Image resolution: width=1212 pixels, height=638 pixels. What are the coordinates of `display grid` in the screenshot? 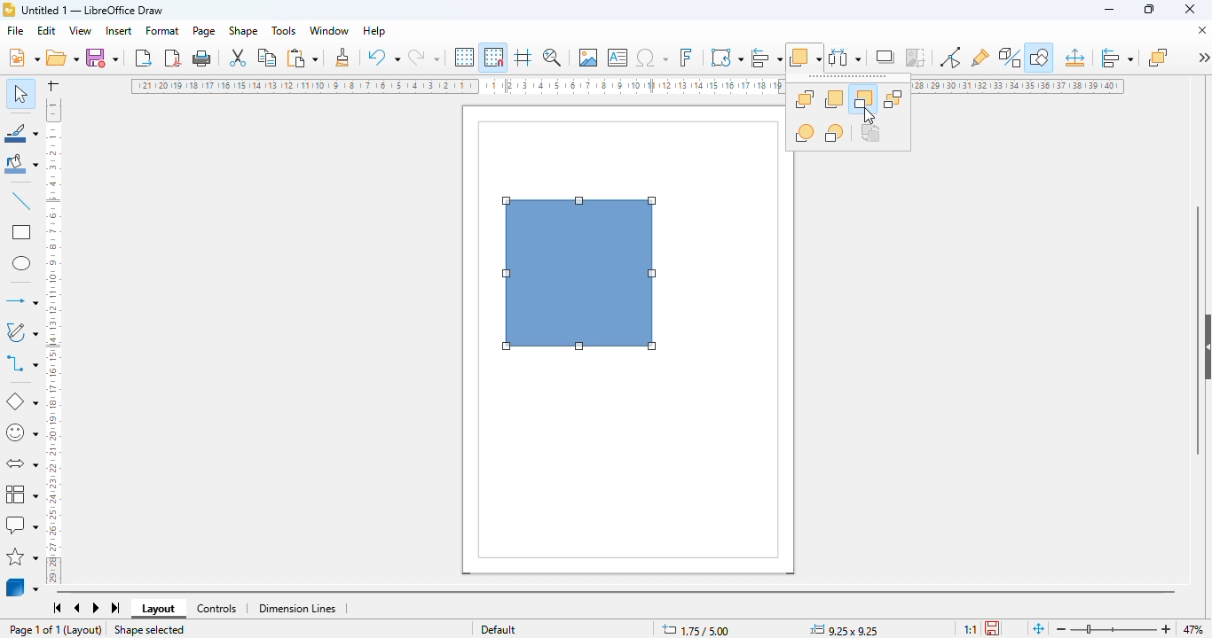 It's located at (465, 57).